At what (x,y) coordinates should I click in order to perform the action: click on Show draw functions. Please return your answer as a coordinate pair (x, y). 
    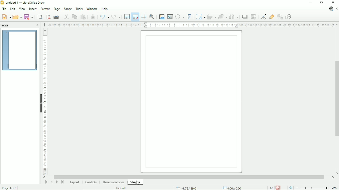
    Looking at the image, I should click on (289, 17).